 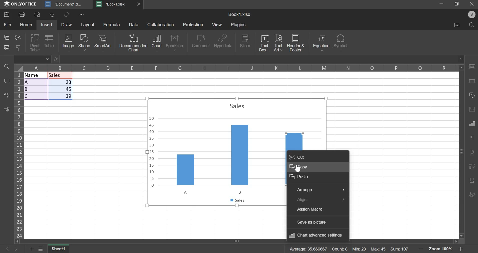 I want to click on save, so click(x=6, y=14).